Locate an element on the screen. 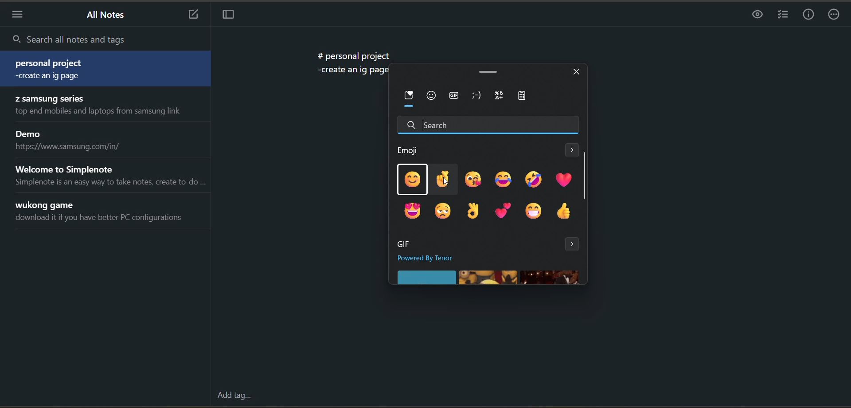 The image size is (851, 408). emoji 4 is located at coordinates (505, 180).